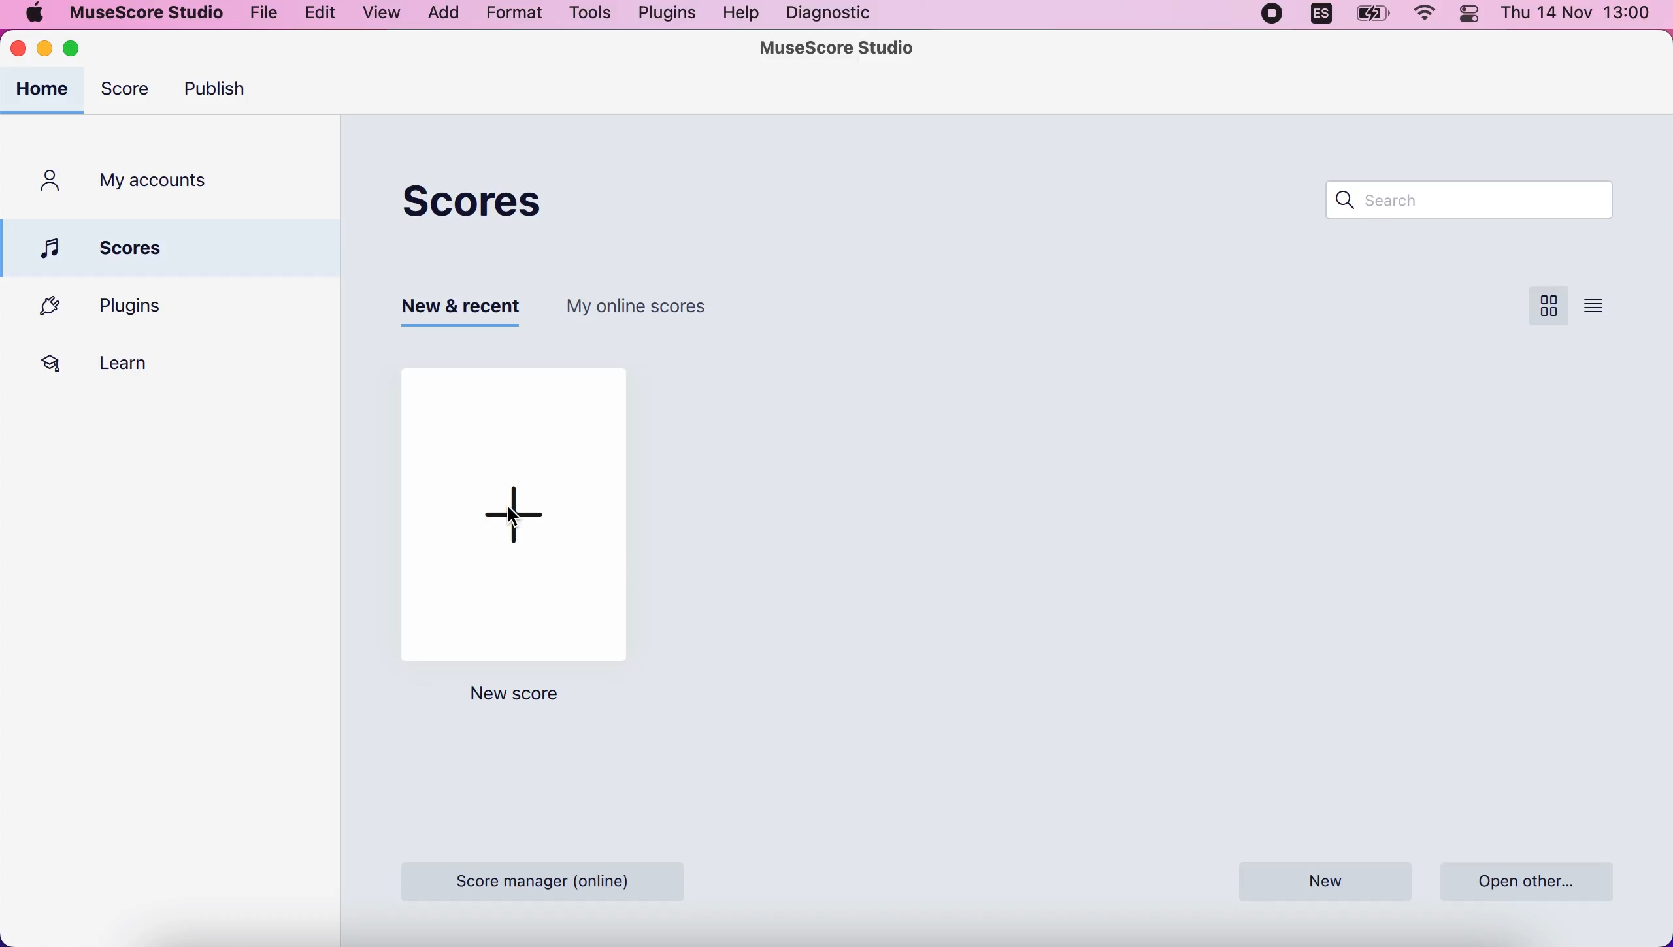  What do you see at coordinates (465, 310) in the screenshot?
I see `new and recent` at bounding box center [465, 310].